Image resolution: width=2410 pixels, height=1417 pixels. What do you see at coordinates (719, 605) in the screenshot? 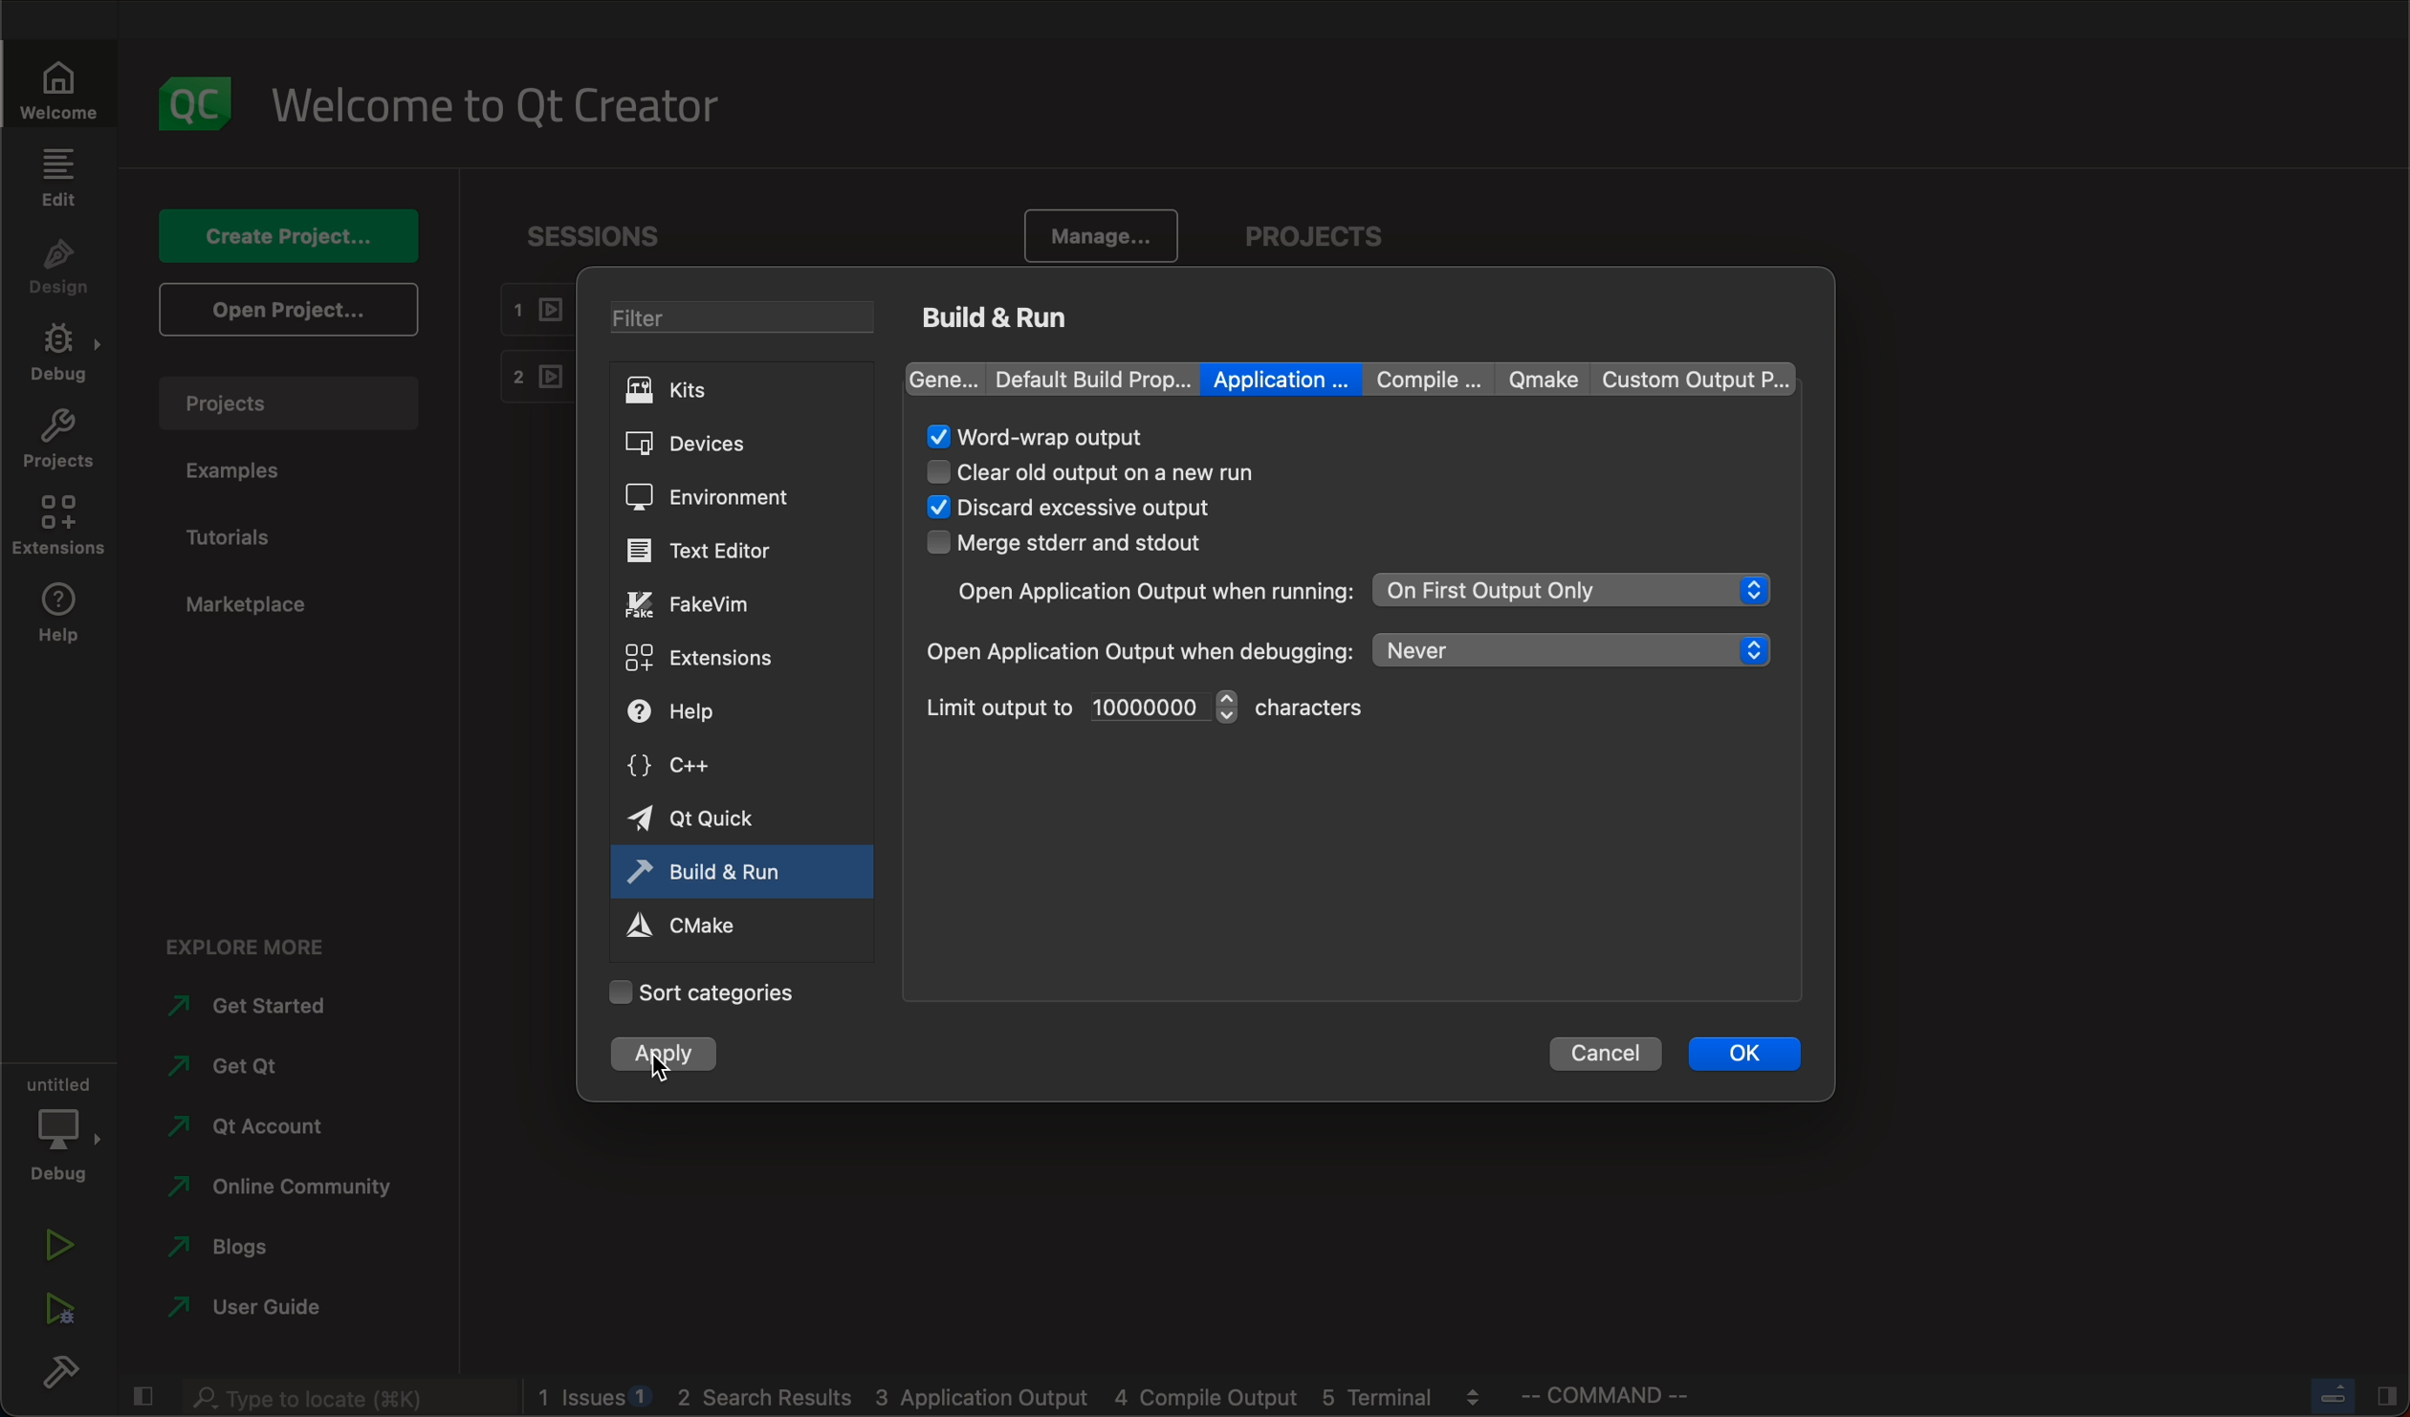
I see `fakevim` at bounding box center [719, 605].